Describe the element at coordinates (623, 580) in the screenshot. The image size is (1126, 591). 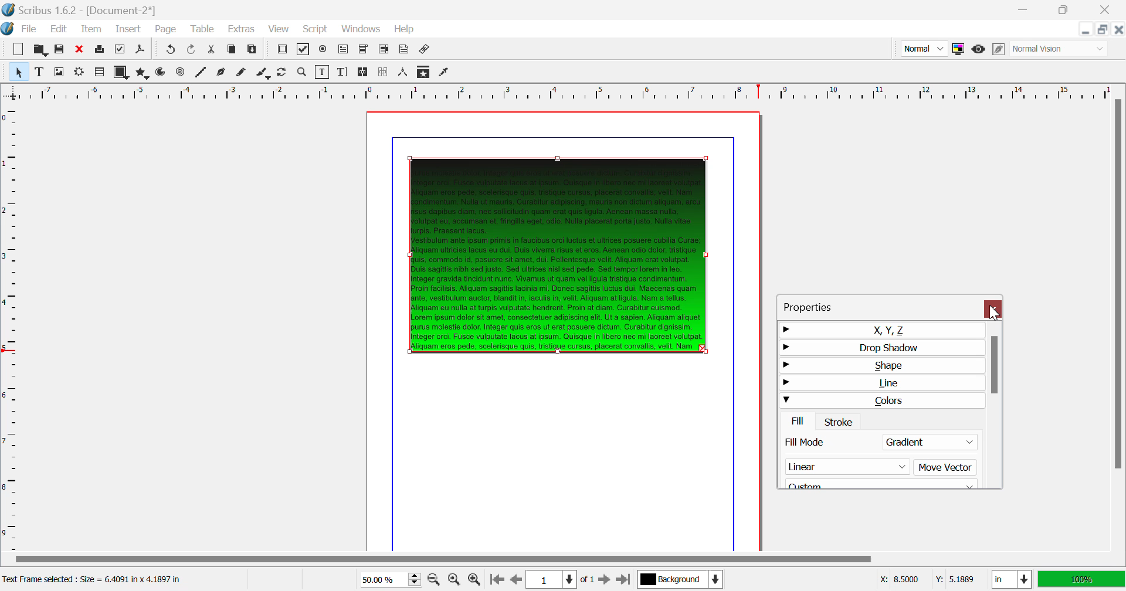
I see `Last Page` at that location.